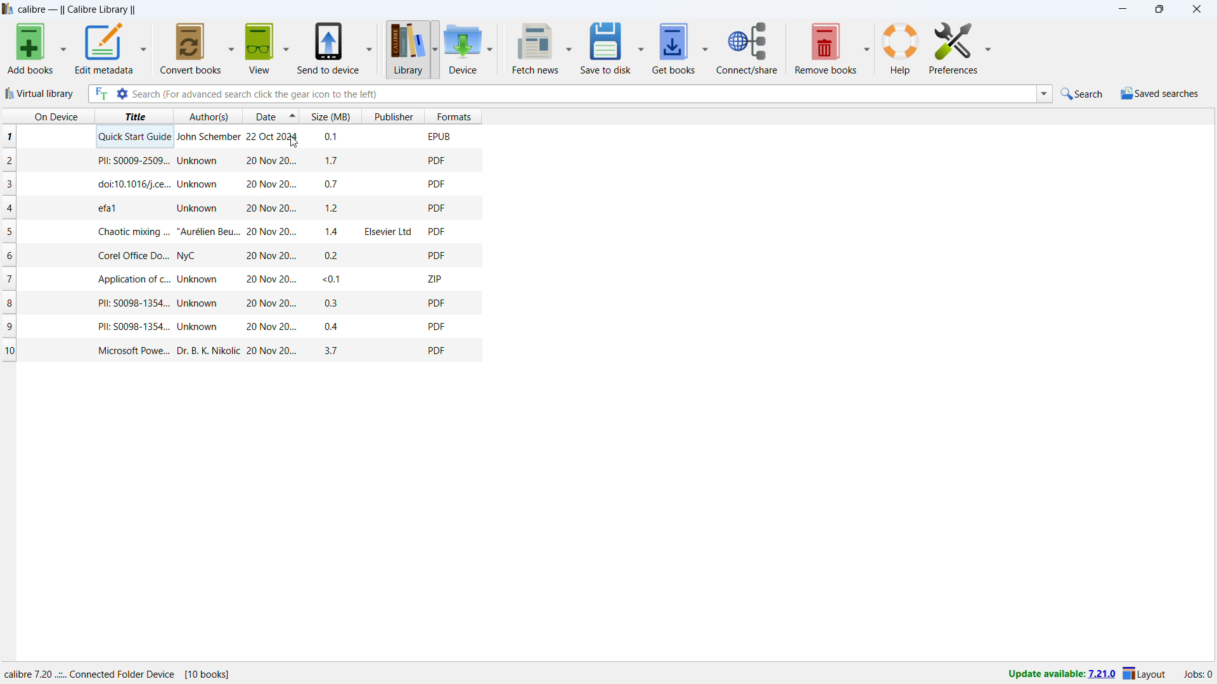 The image size is (1217, 684). Describe the element at coordinates (1199, 676) in the screenshot. I see `active jobs` at that location.